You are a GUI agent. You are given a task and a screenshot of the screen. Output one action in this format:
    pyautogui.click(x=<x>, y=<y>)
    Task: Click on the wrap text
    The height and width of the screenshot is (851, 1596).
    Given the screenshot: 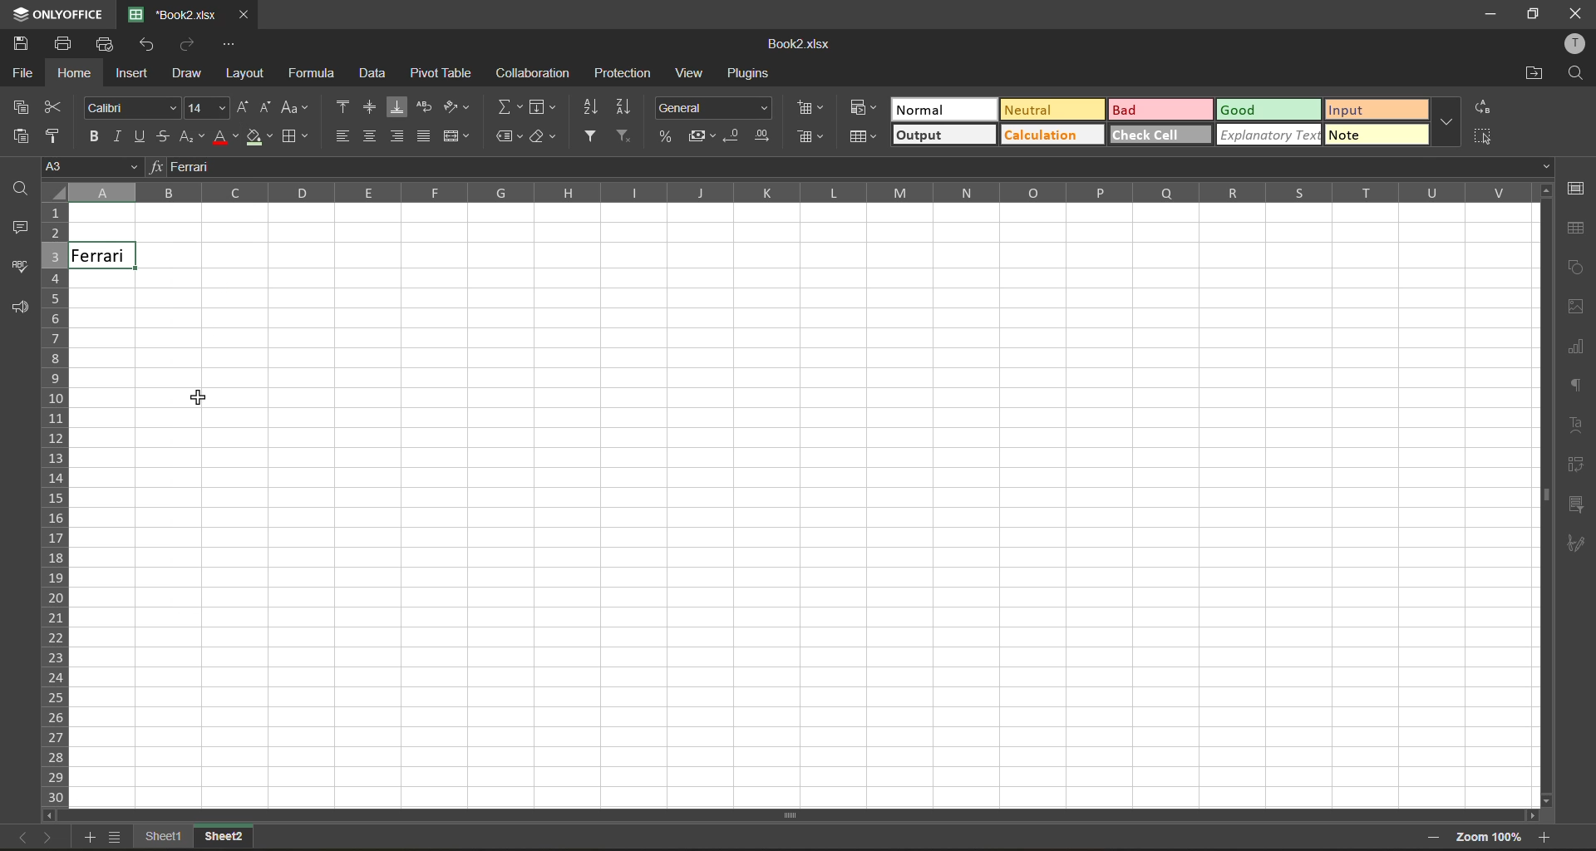 What is the action you would take?
    pyautogui.click(x=424, y=106)
    